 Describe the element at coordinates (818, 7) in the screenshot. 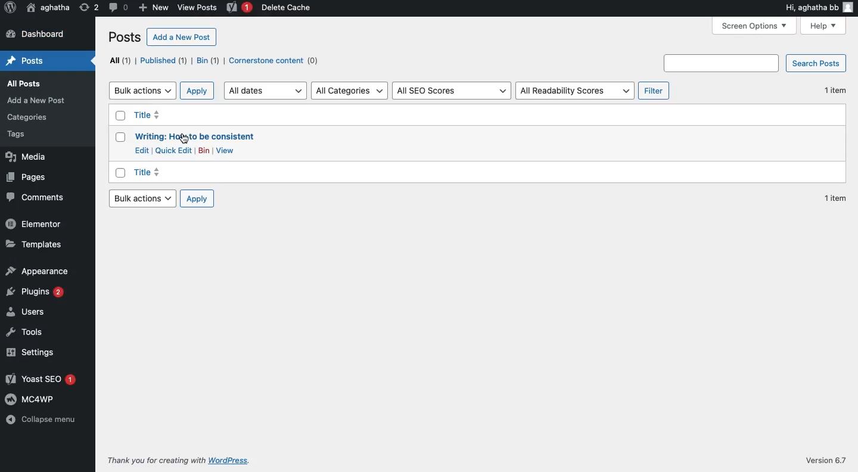

I see `Hi aghatha bb` at that location.